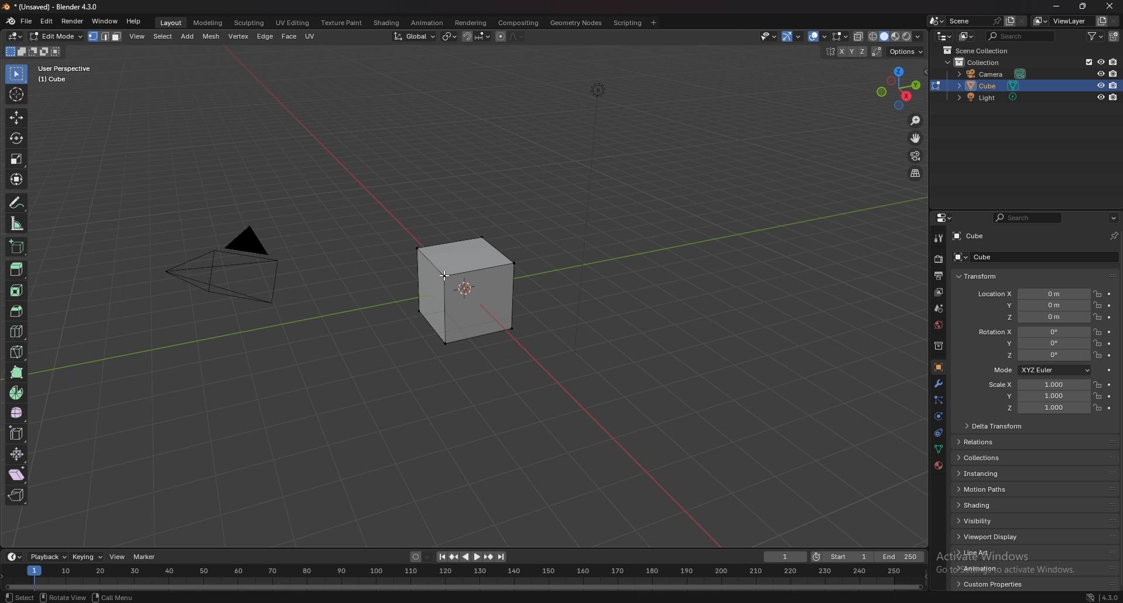 Image resolution: width=1123 pixels, height=603 pixels. What do you see at coordinates (919, 37) in the screenshot?
I see `shading` at bounding box center [919, 37].